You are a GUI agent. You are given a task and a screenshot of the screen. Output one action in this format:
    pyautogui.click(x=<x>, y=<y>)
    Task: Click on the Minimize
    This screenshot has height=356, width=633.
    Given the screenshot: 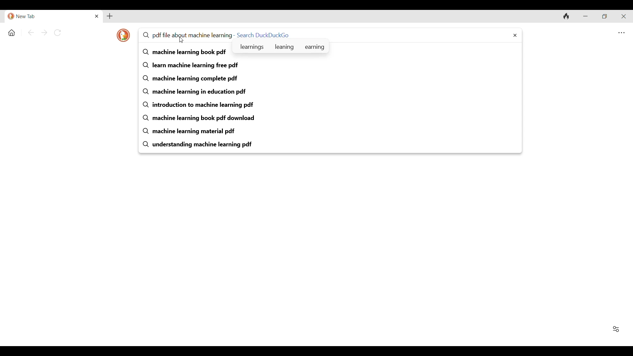 What is the action you would take?
    pyautogui.click(x=585, y=16)
    